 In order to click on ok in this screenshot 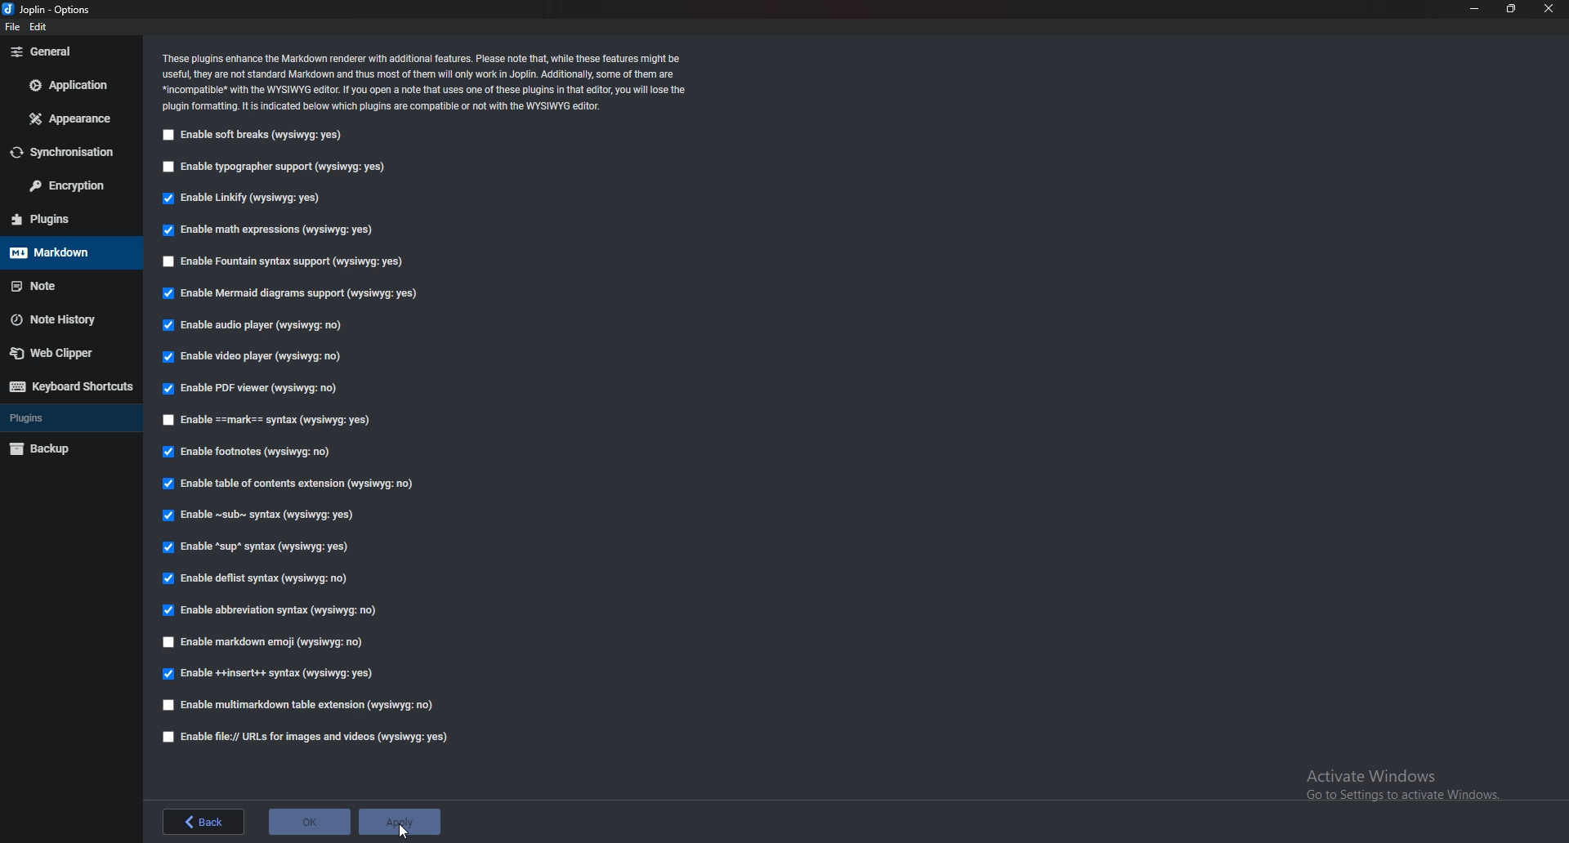, I will do `click(306, 822)`.